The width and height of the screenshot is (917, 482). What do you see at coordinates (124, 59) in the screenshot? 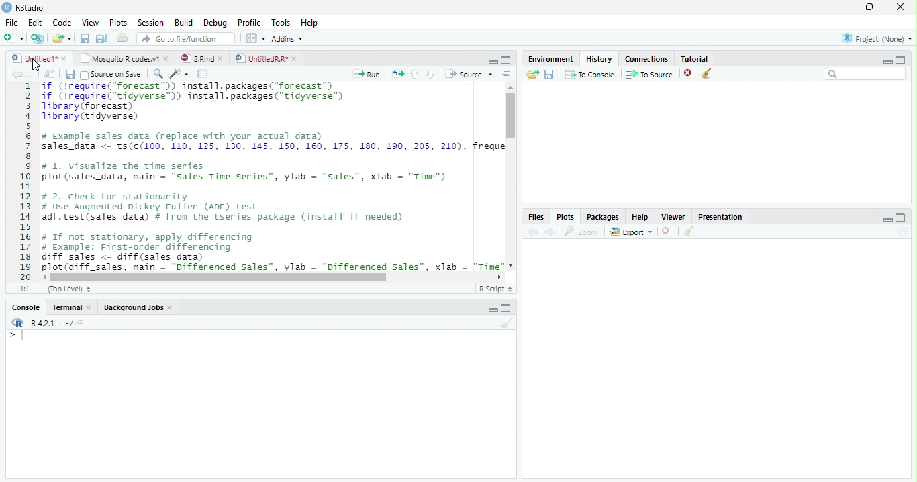
I see `Mosquito R Codes.v1` at bounding box center [124, 59].